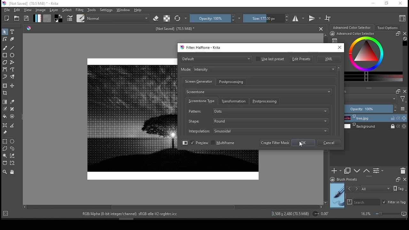  What do you see at coordinates (12, 172) in the screenshot?
I see `pan tool` at bounding box center [12, 172].